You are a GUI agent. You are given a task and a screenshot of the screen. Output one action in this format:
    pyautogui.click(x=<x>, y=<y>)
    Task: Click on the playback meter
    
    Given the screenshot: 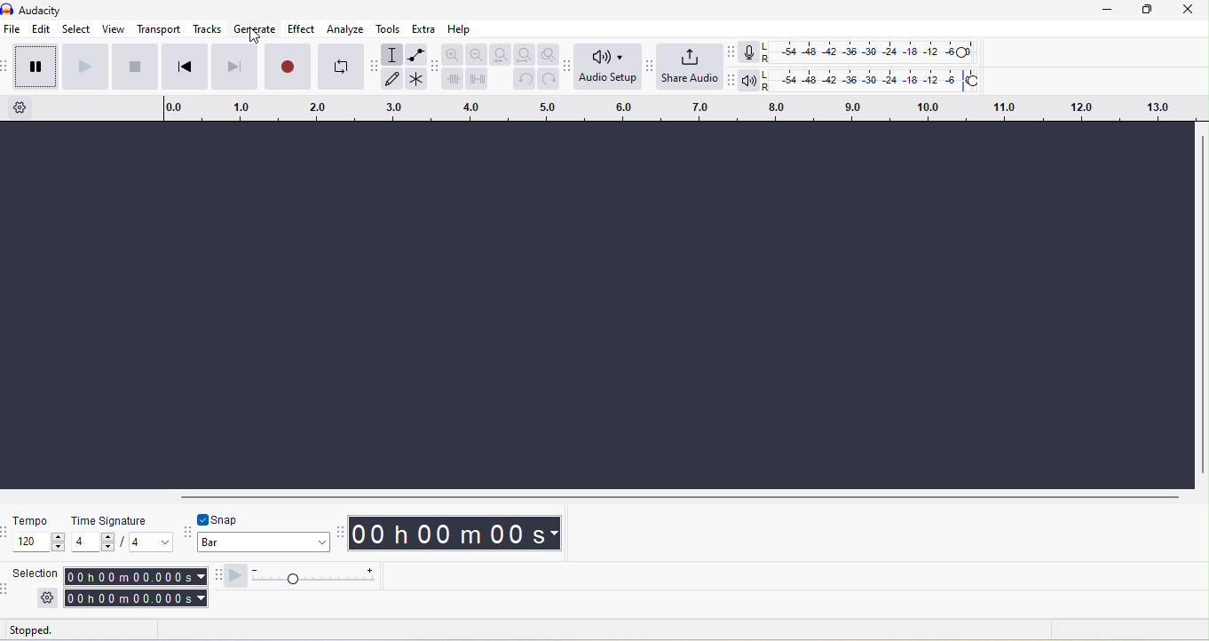 What is the action you would take?
    pyautogui.click(x=752, y=81)
    